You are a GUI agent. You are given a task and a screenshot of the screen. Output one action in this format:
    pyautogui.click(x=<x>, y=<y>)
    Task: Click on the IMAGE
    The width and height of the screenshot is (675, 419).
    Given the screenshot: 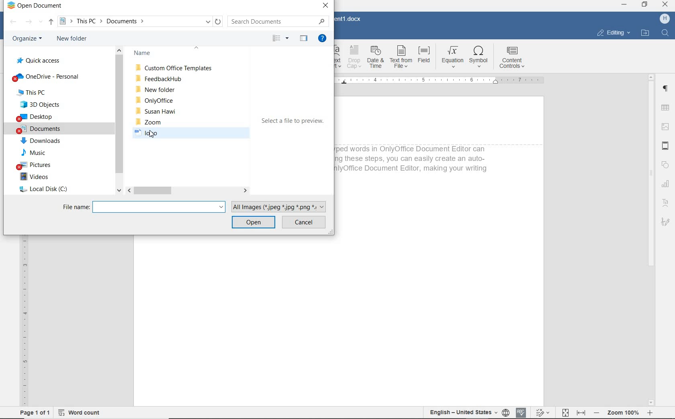 What is the action you would take?
    pyautogui.click(x=665, y=127)
    